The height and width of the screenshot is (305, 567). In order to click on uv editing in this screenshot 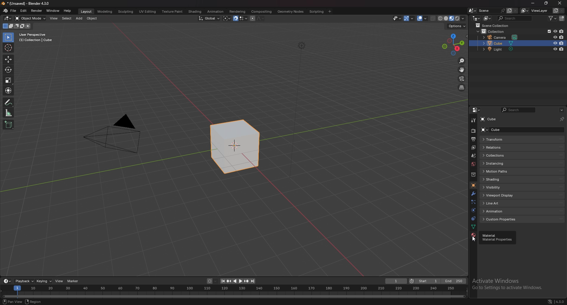, I will do `click(147, 11)`.